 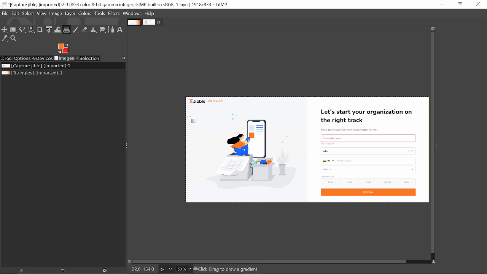 I want to click on Rectangular tool, so click(x=14, y=30).